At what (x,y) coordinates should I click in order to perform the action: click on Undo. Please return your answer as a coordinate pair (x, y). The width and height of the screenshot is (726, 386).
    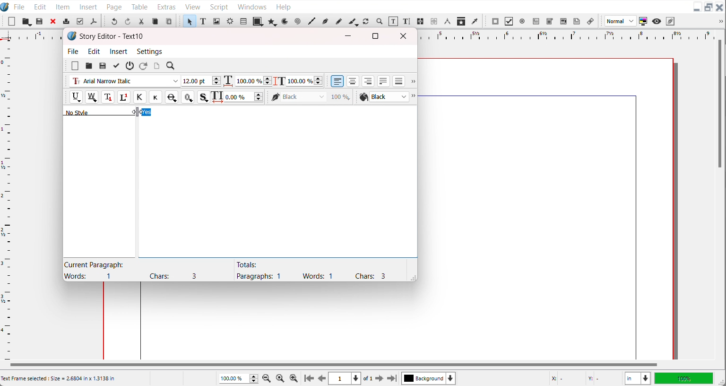
    Looking at the image, I should click on (114, 21).